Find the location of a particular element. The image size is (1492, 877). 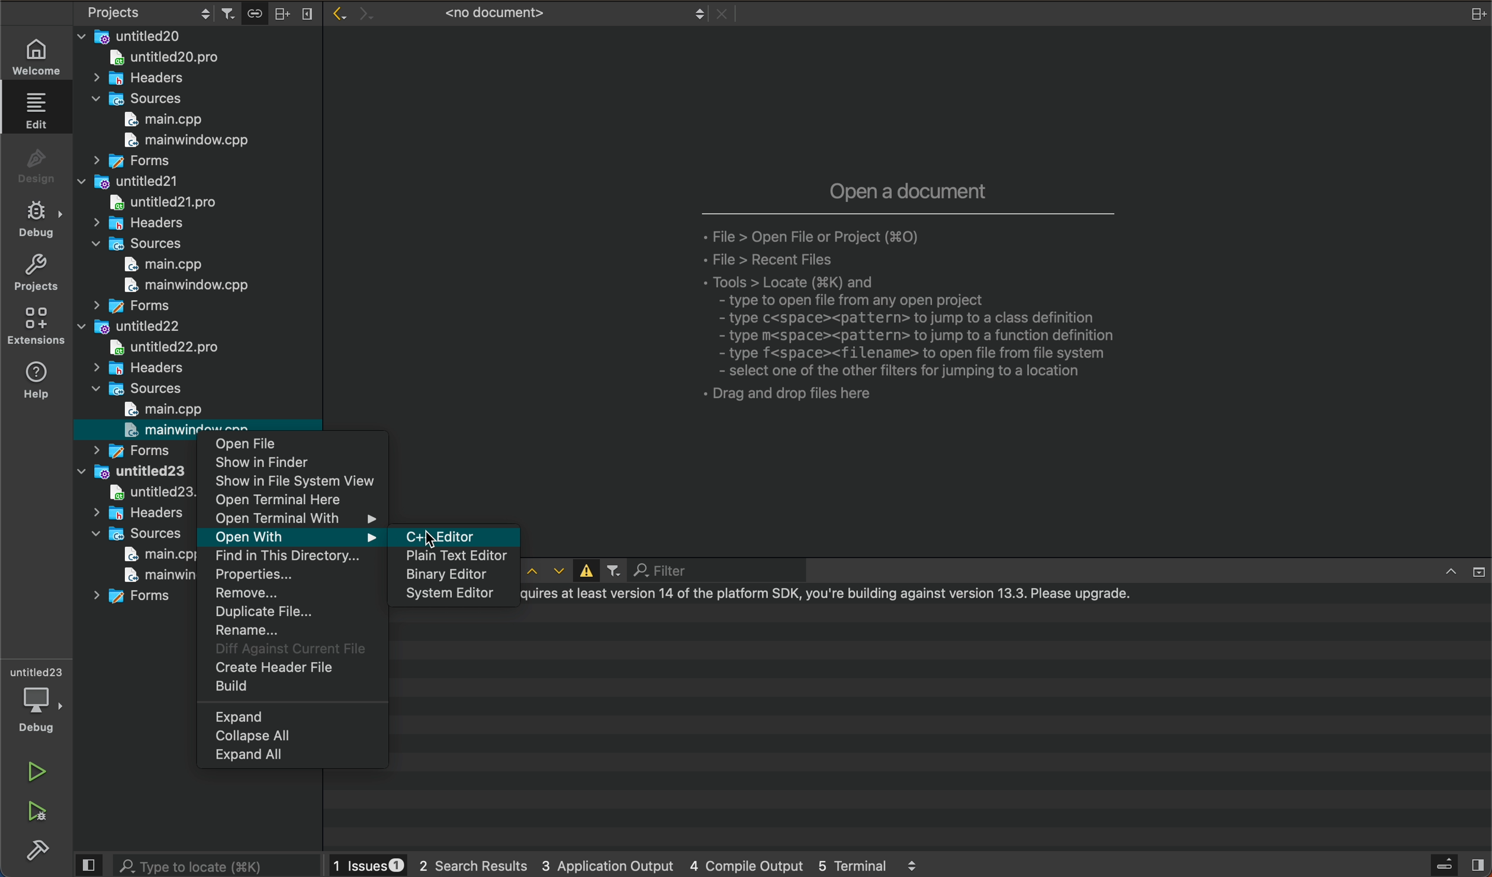

build  is located at coordinates (35, 849).